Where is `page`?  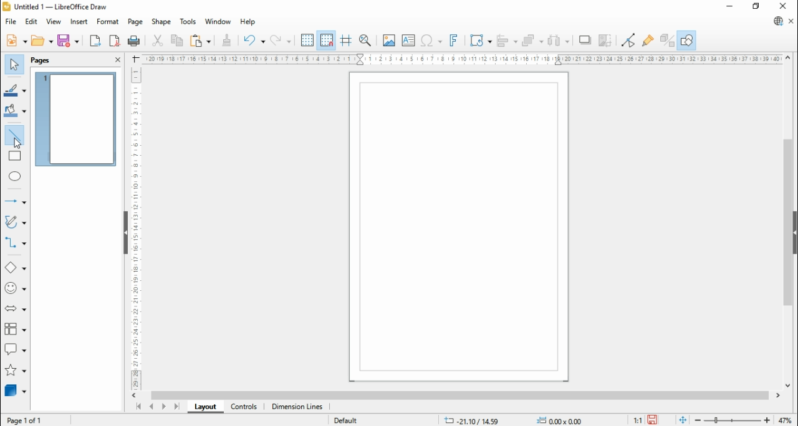 page is located at coordinates (41, 61).